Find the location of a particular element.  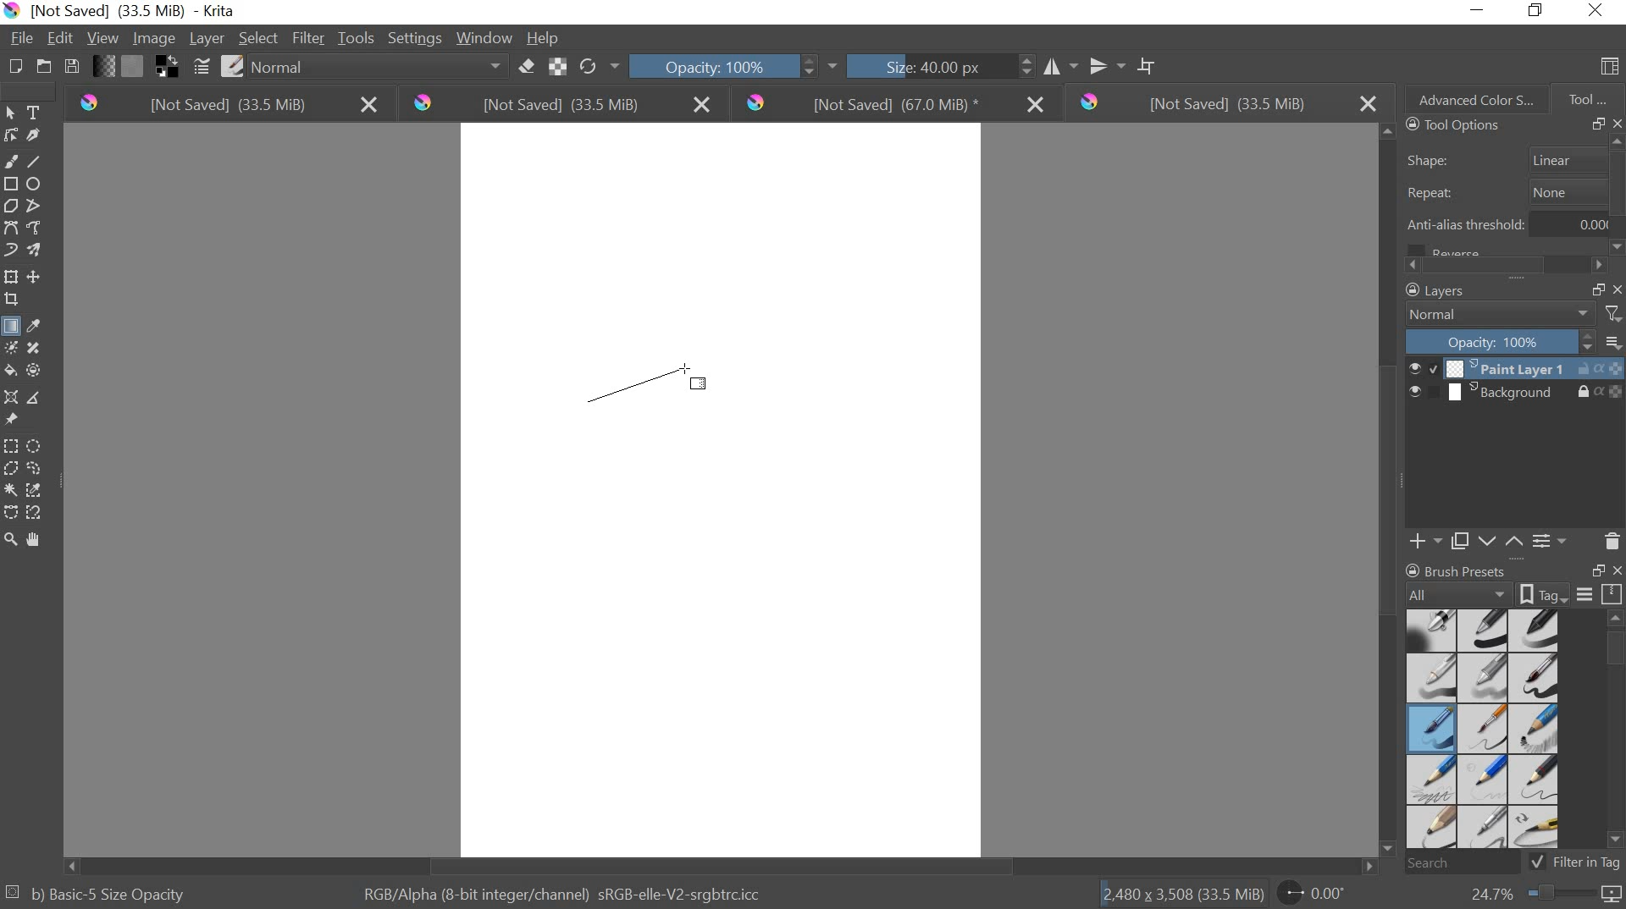

CLOSE is located at coordinates (1615, 571).